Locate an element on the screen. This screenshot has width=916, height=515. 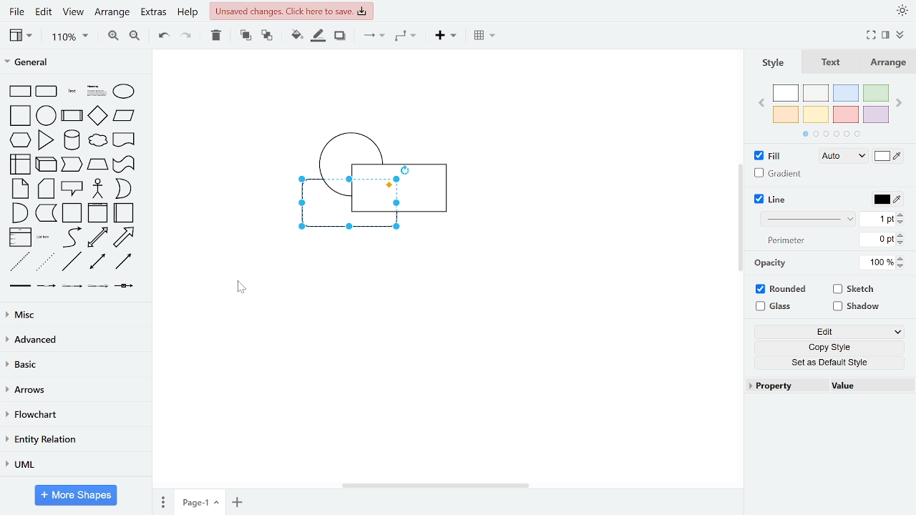
circle is located at coordinates (47, 117).